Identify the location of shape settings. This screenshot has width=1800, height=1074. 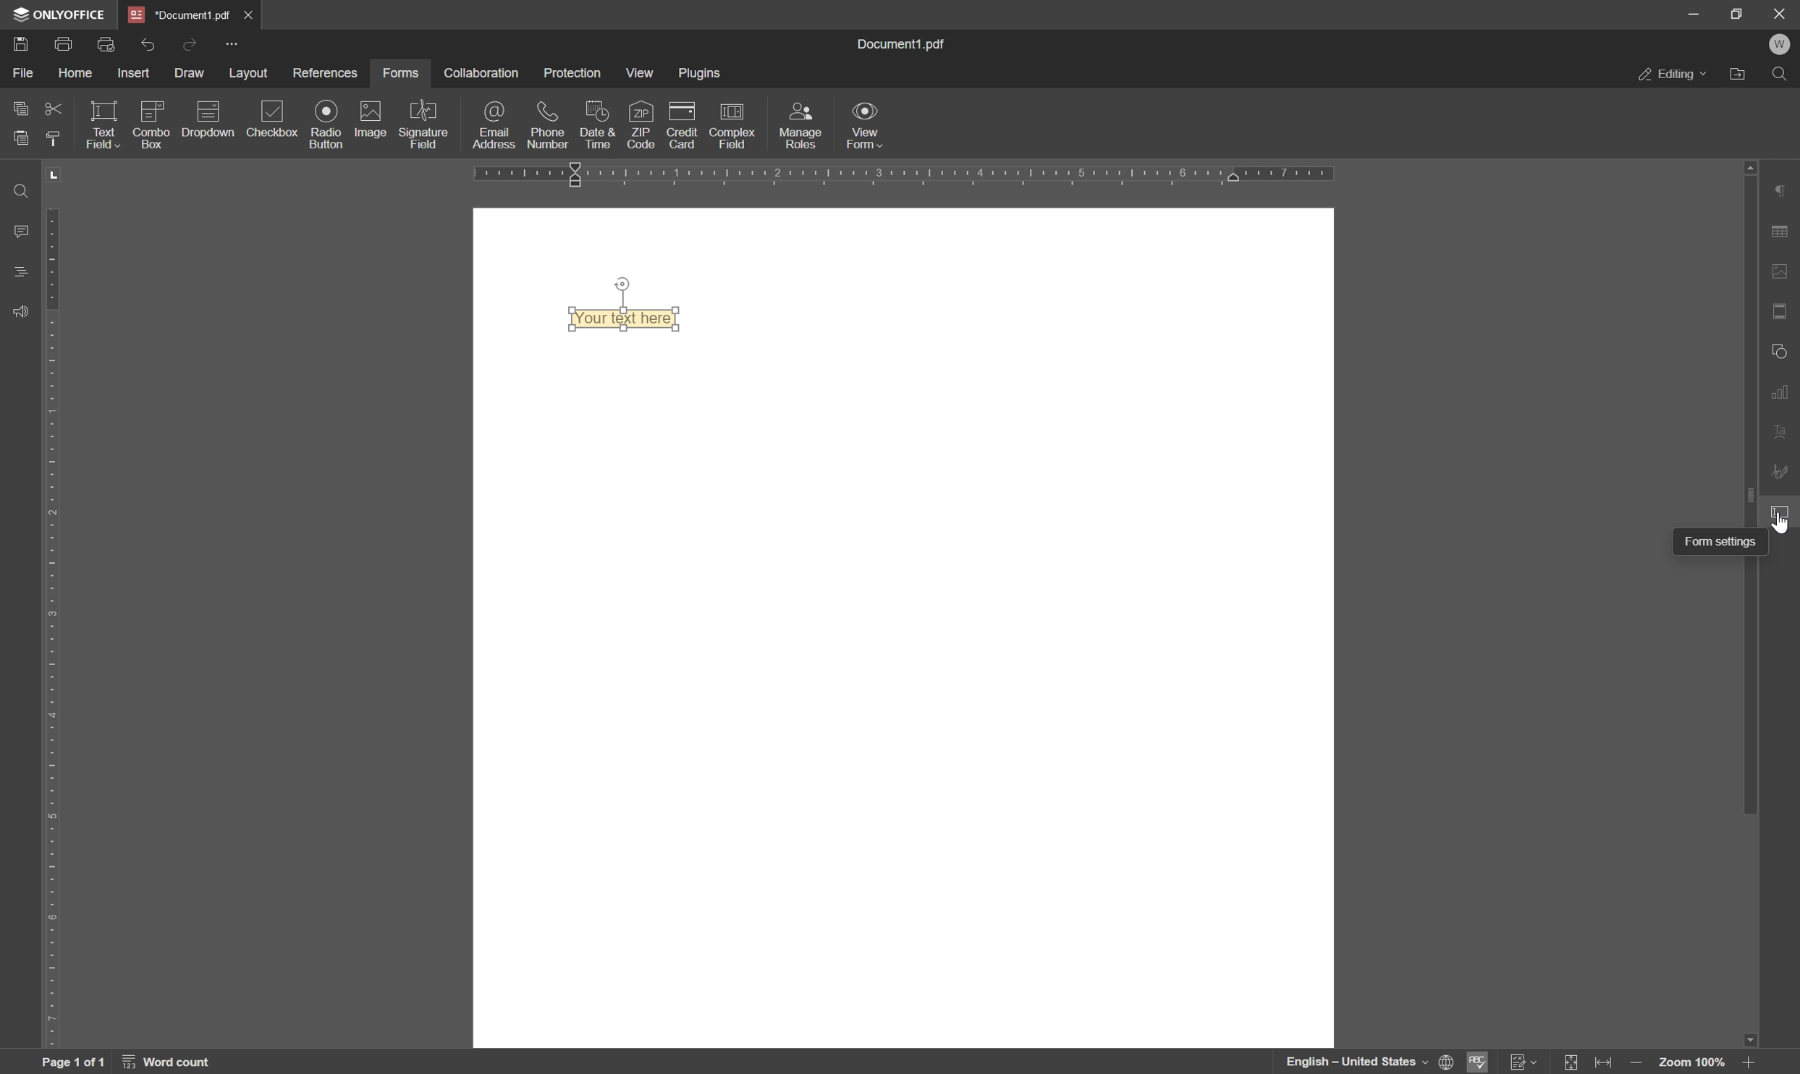
(1781, 350).